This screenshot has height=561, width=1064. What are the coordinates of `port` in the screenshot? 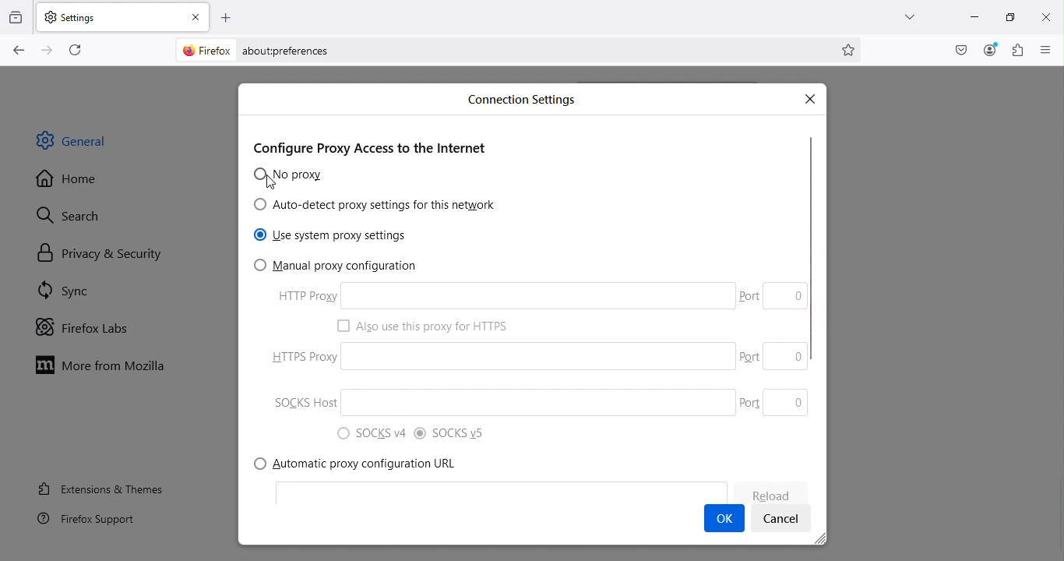 It's located at (750, 295).